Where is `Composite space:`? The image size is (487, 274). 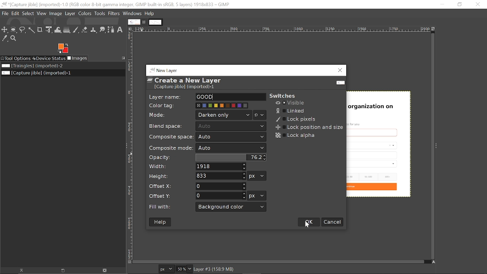
Composite space: is located at coordinates (172, 136).